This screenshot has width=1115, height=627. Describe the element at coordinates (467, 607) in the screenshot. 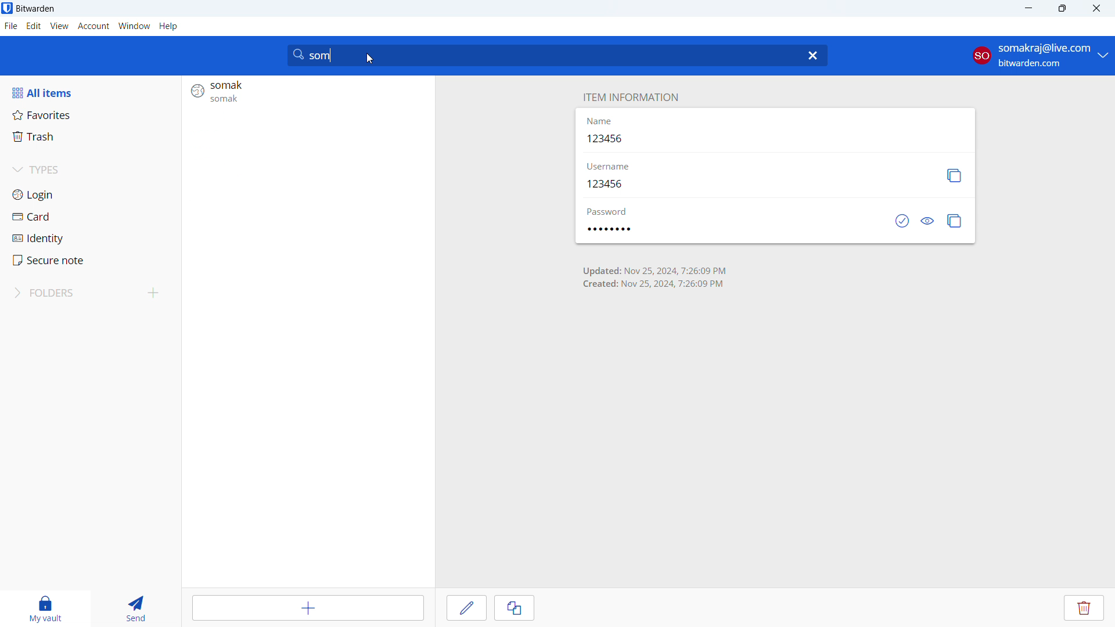

I see `edit` at that location.